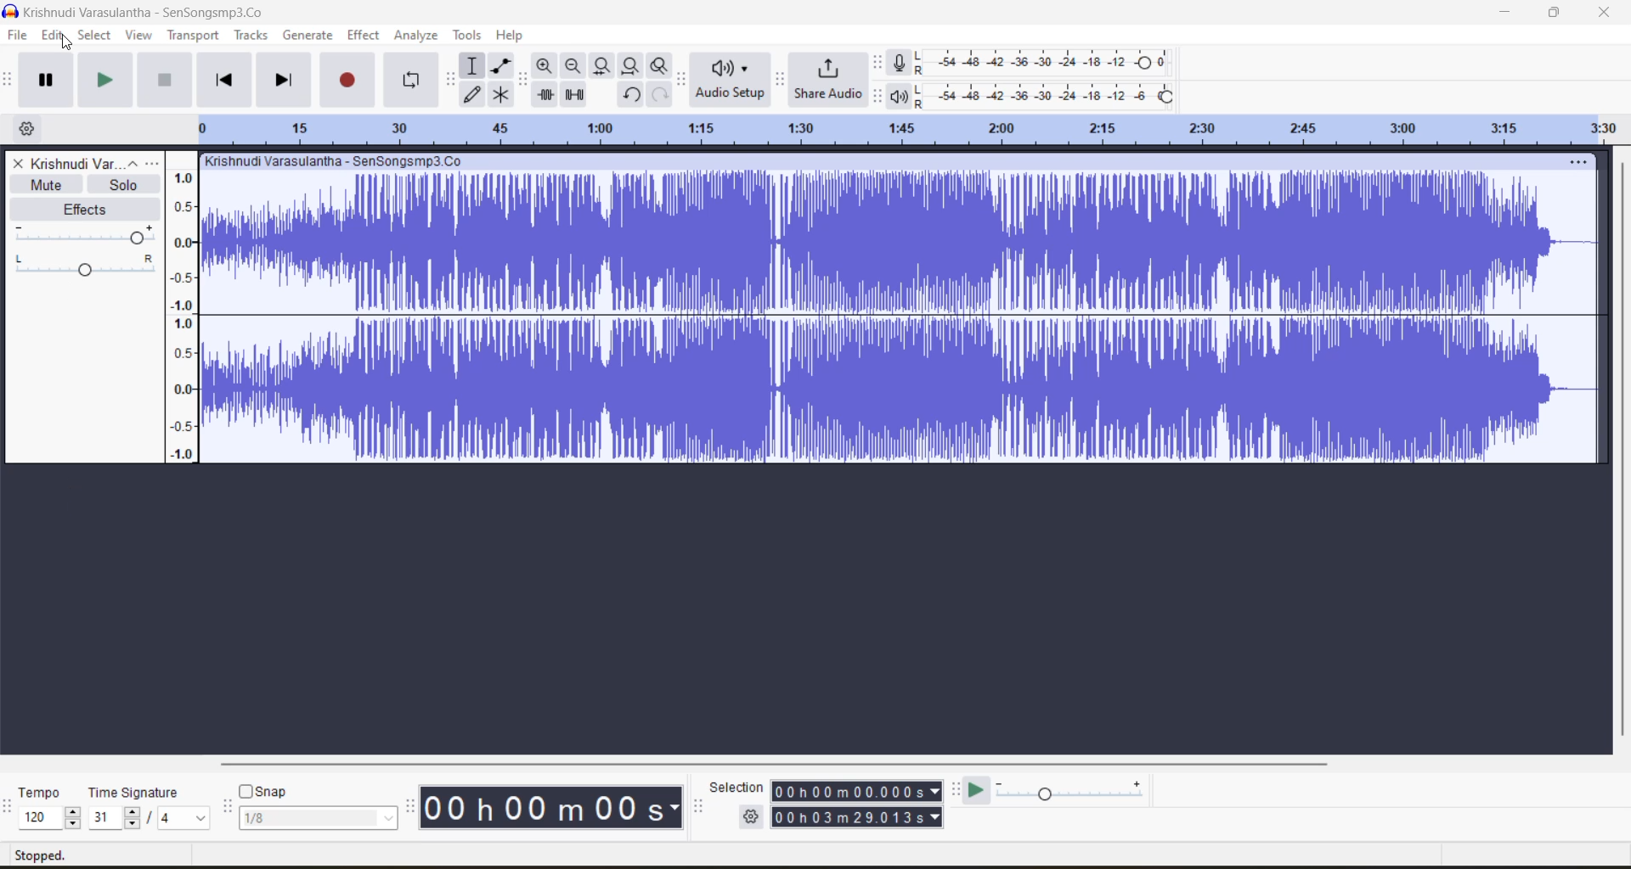 The width and height of the screenshot is (1631, 869). Describe the element at coordinates (572, 65) in the screenshot. I see `zoom out` at that location.